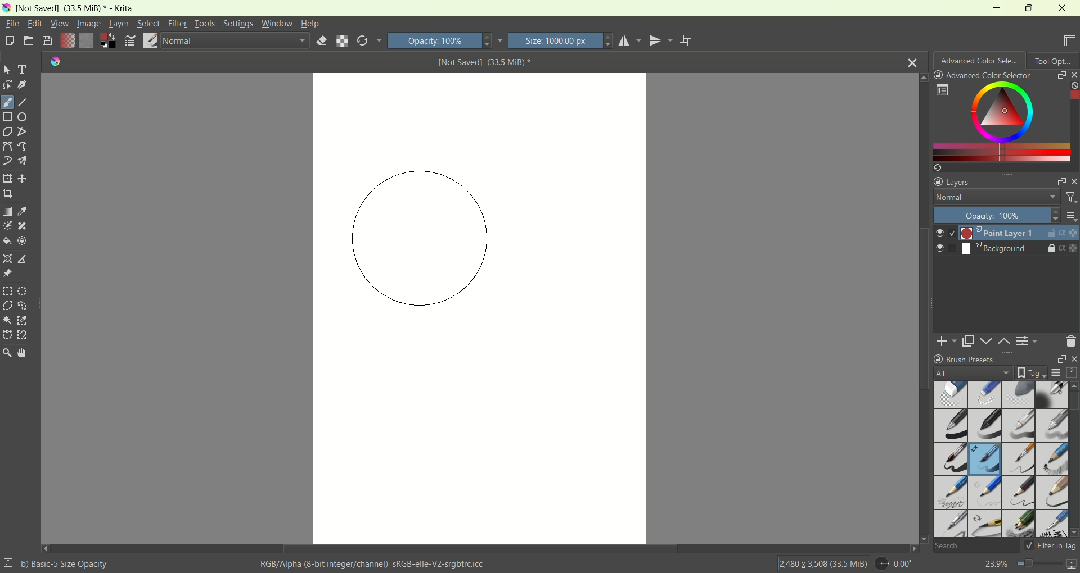  What do you see at coordinates (24, 335) in the screenshot?
I see `magnetic curve selection` at bounding box center [24, 335].